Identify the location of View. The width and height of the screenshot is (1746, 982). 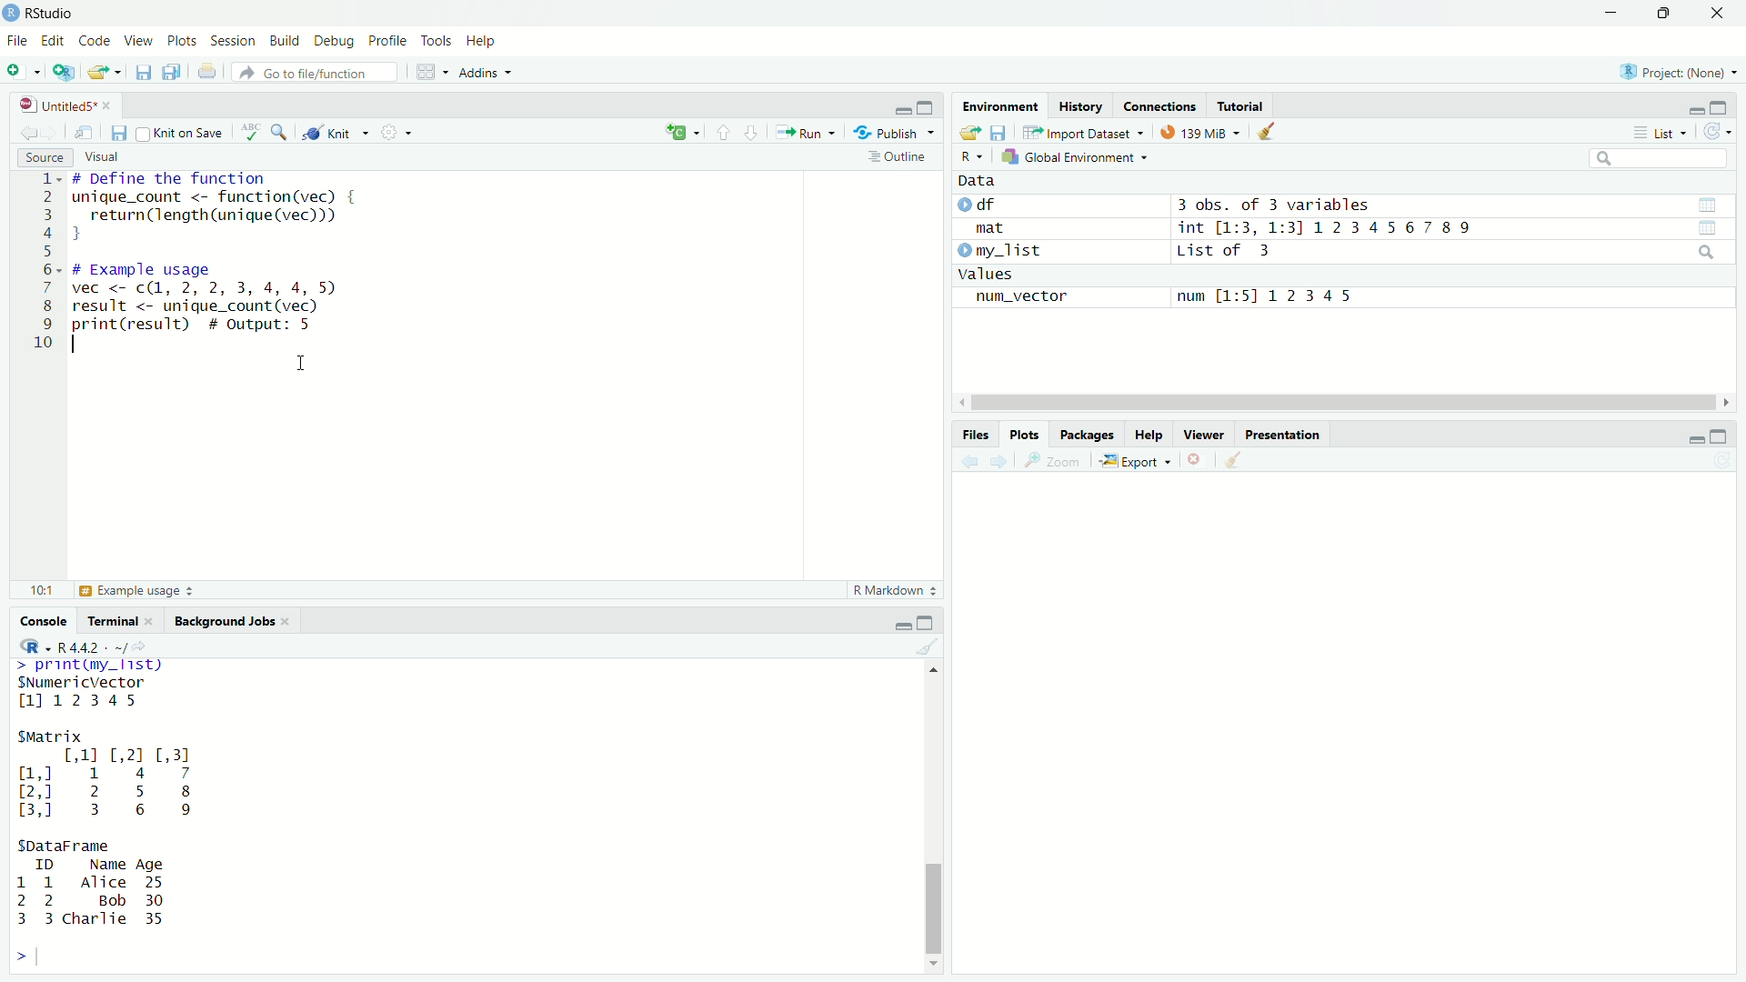
(138, 42).